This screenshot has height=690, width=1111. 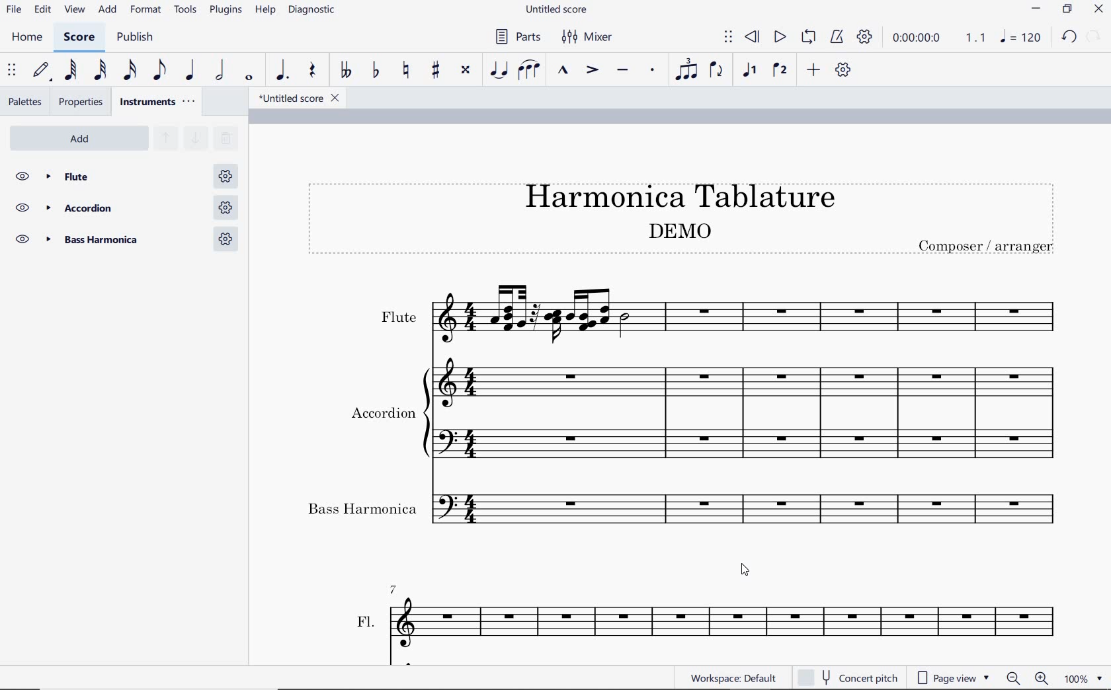 I want to click on Bass Harmonica, so click(x=684, y=509).